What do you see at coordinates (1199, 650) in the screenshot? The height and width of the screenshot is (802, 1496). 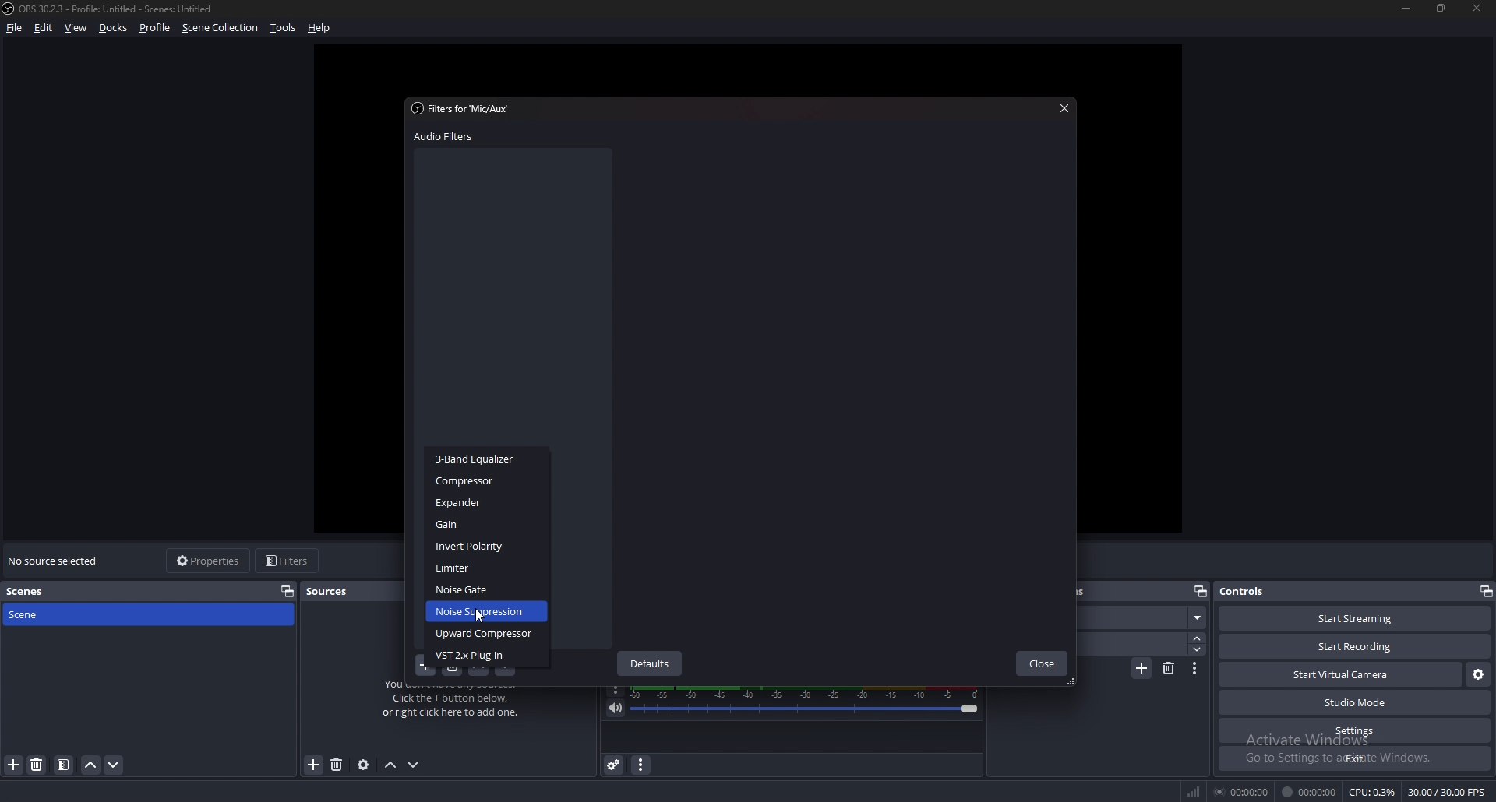 I see `decrease duration` at bounding box center [1199, 650].